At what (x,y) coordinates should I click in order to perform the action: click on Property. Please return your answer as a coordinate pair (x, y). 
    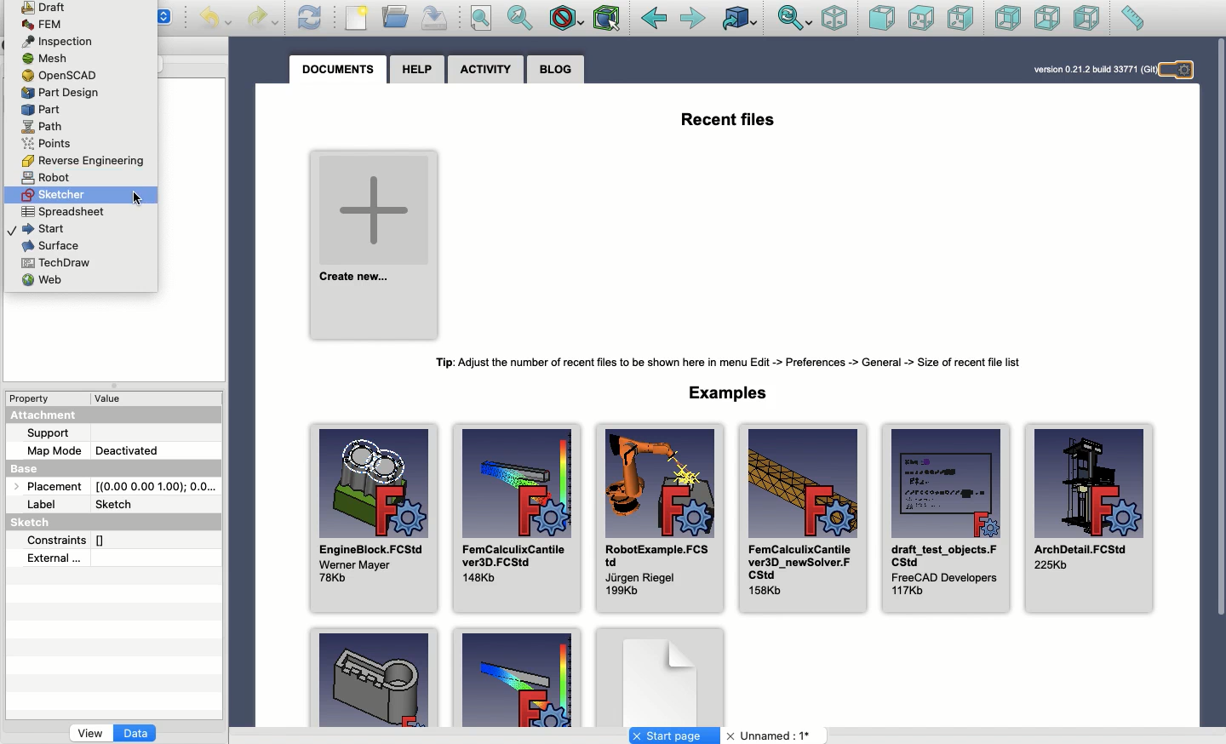
    Looking at the image, I should click on (31, 400).